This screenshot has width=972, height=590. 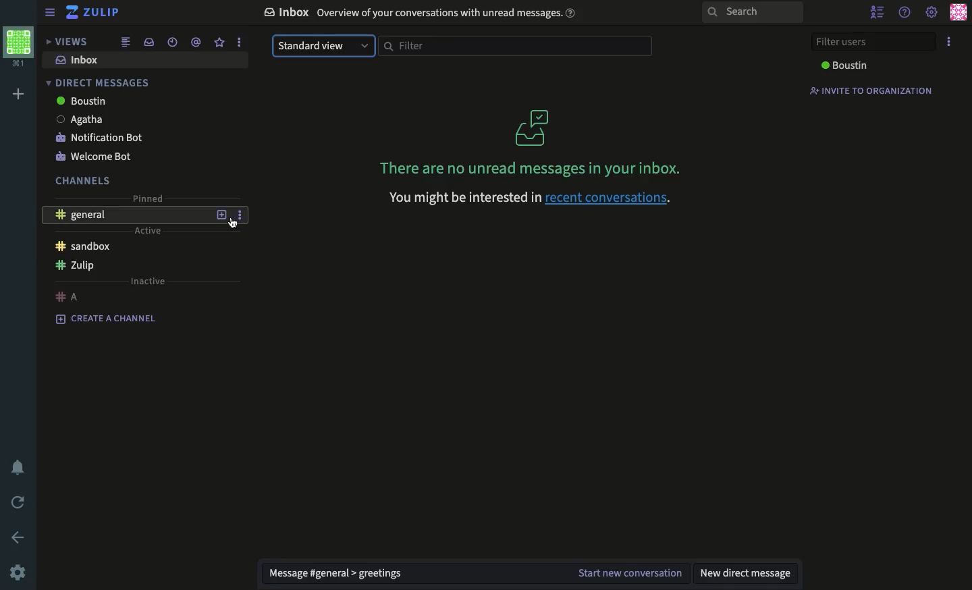 What do you see at coordinates (17, 468) in the screenshot?
I see `notification` at bounding box center [17, 468].